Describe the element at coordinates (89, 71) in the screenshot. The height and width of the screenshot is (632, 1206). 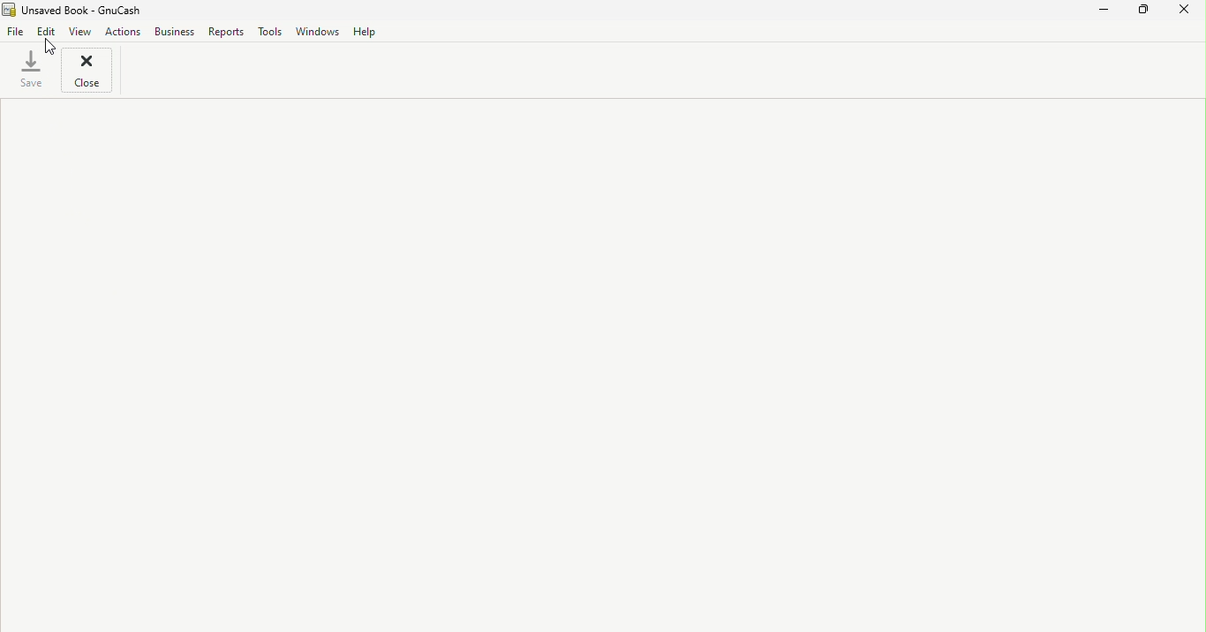
I see `Close` at that location.